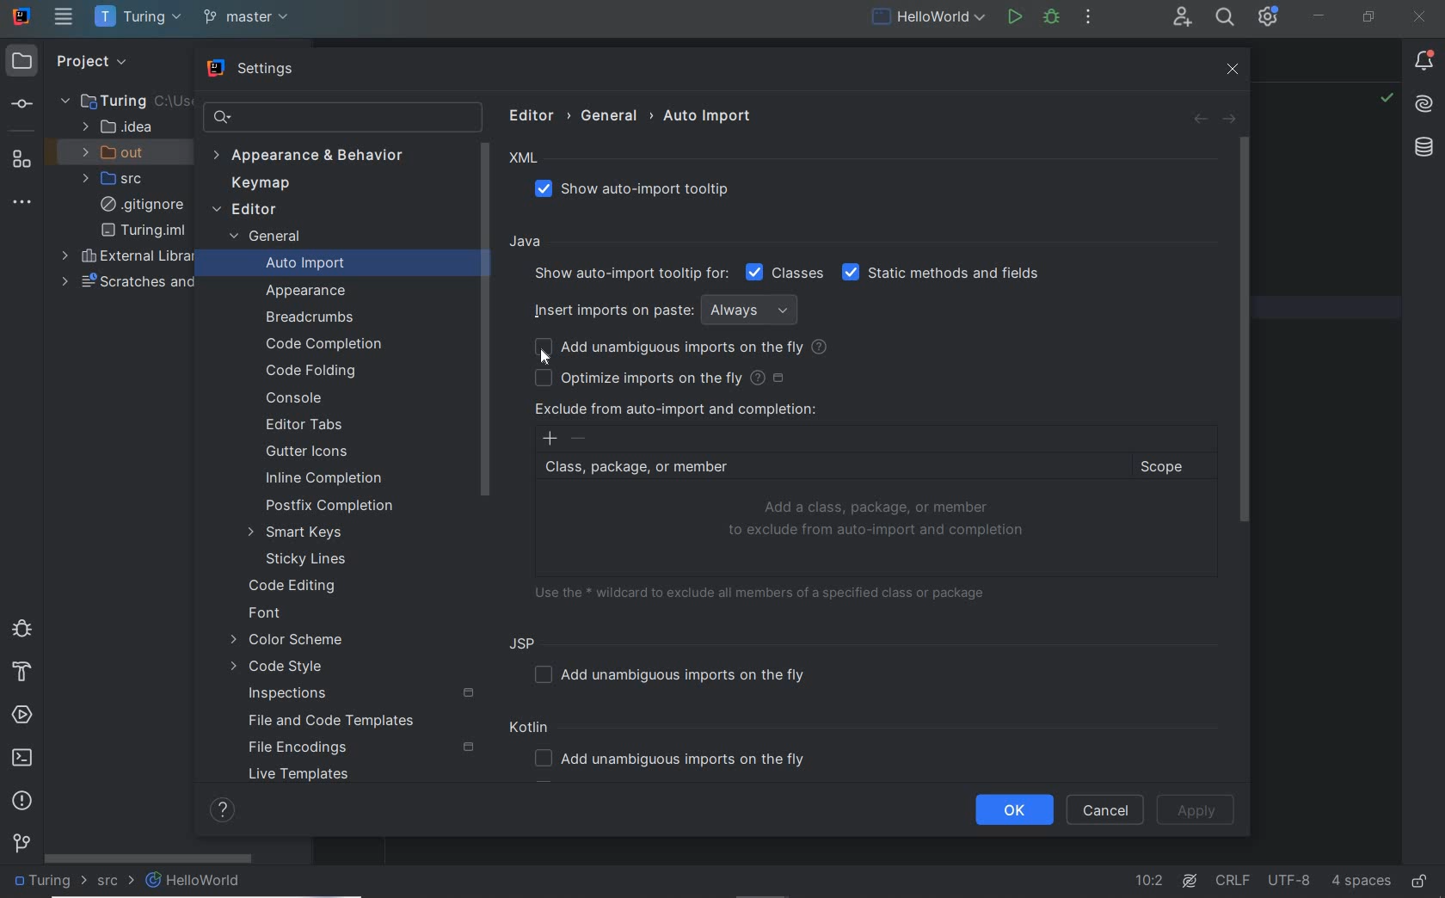 This screenshot has width=1445, height=898. I want to click on POSTFIX COMPLETION, so click(331, 506).